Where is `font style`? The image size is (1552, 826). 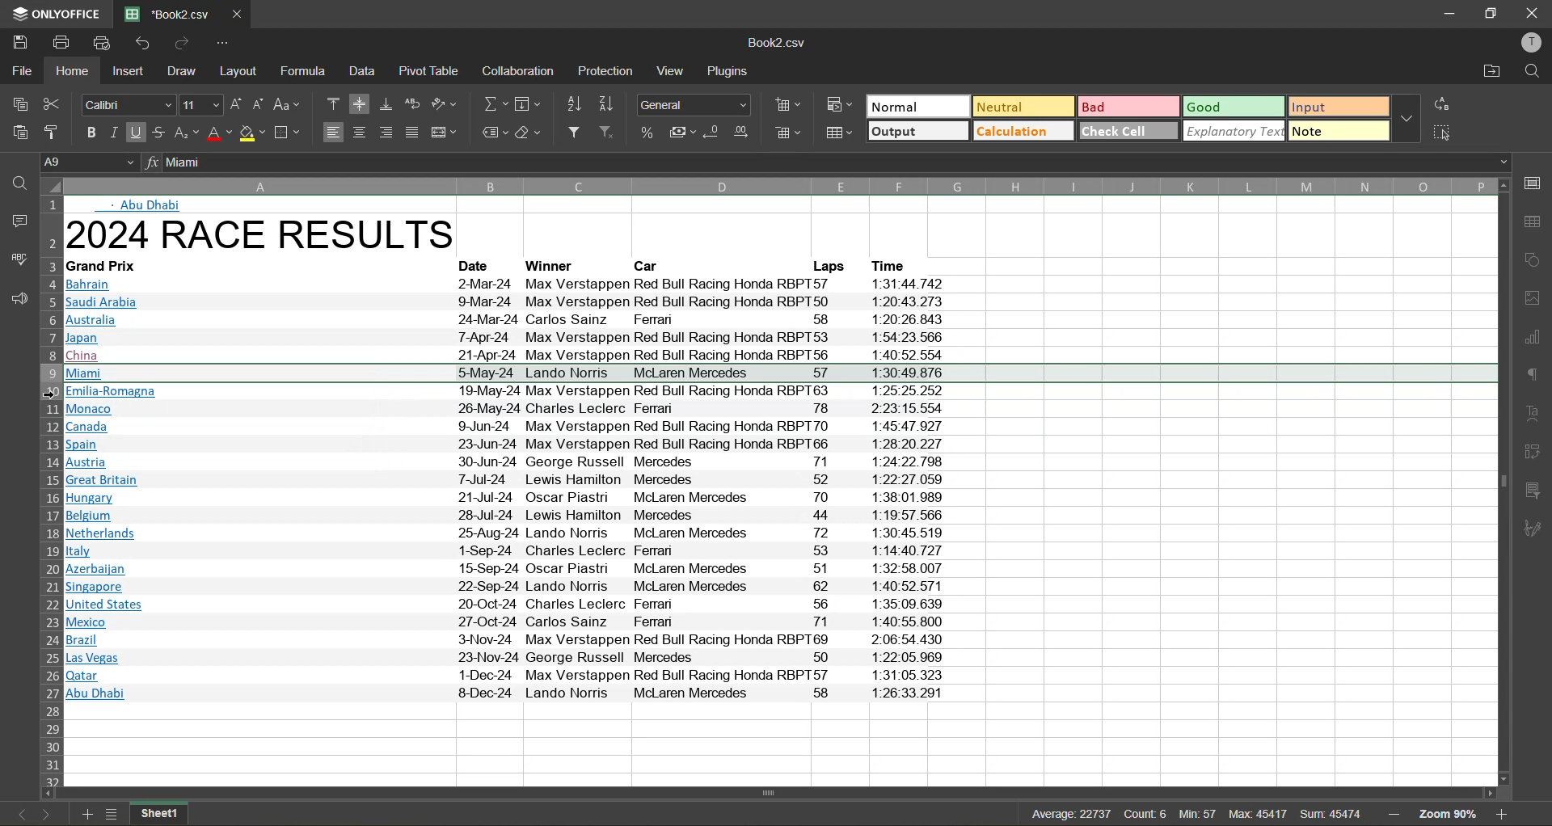 font style is located at coordinates (129, 104).